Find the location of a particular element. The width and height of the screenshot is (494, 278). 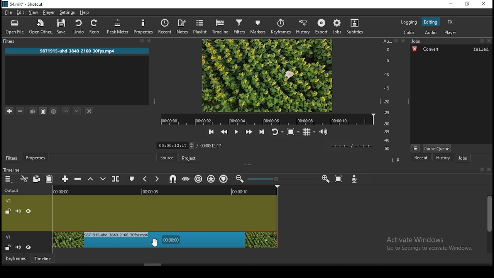

history is located at coordinates (303, 25).